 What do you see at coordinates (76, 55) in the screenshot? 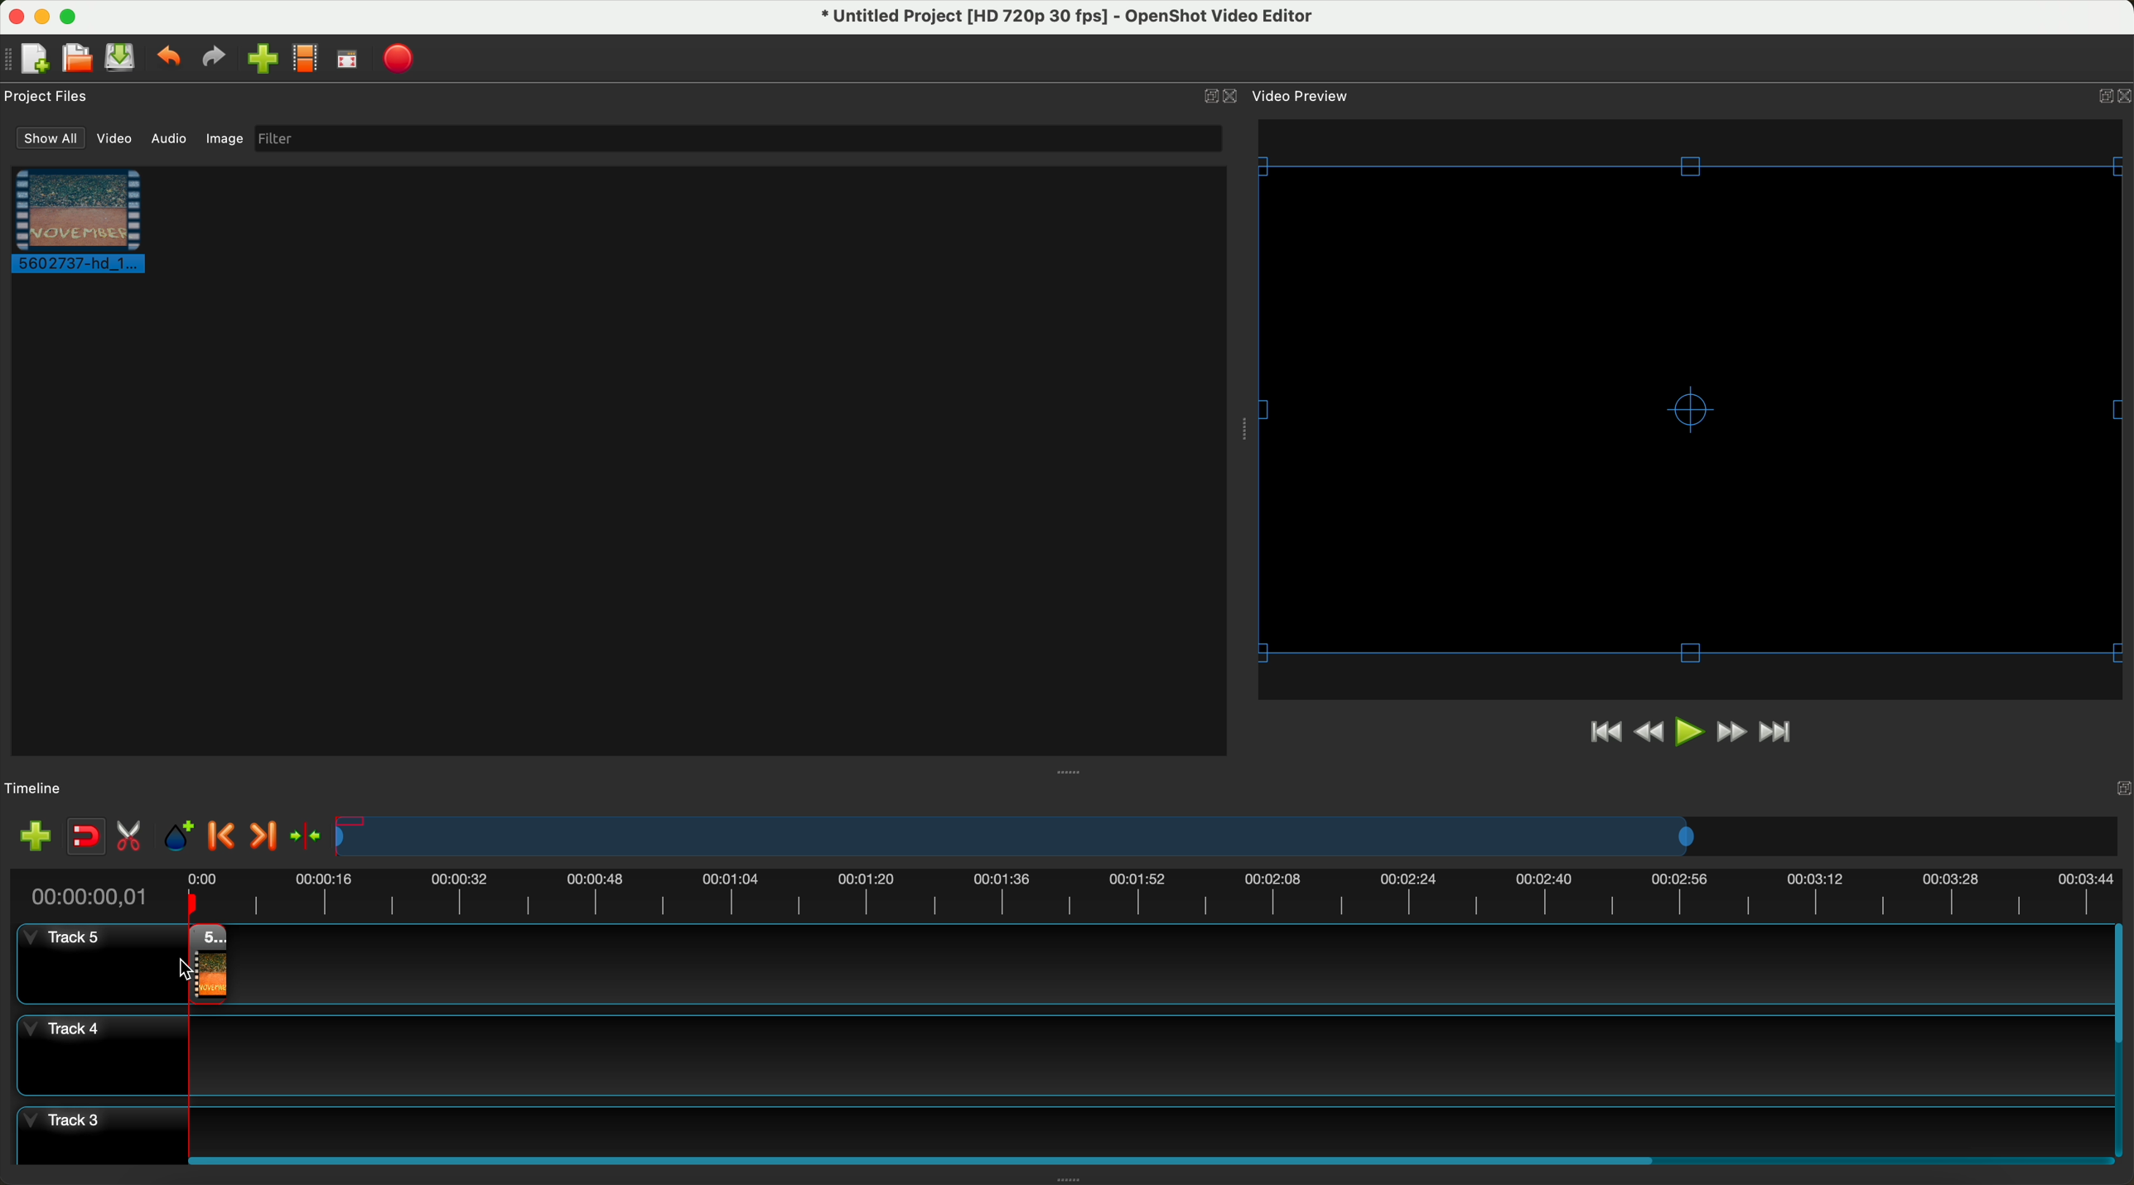
I see `open project` at bounding box center [76, 55].